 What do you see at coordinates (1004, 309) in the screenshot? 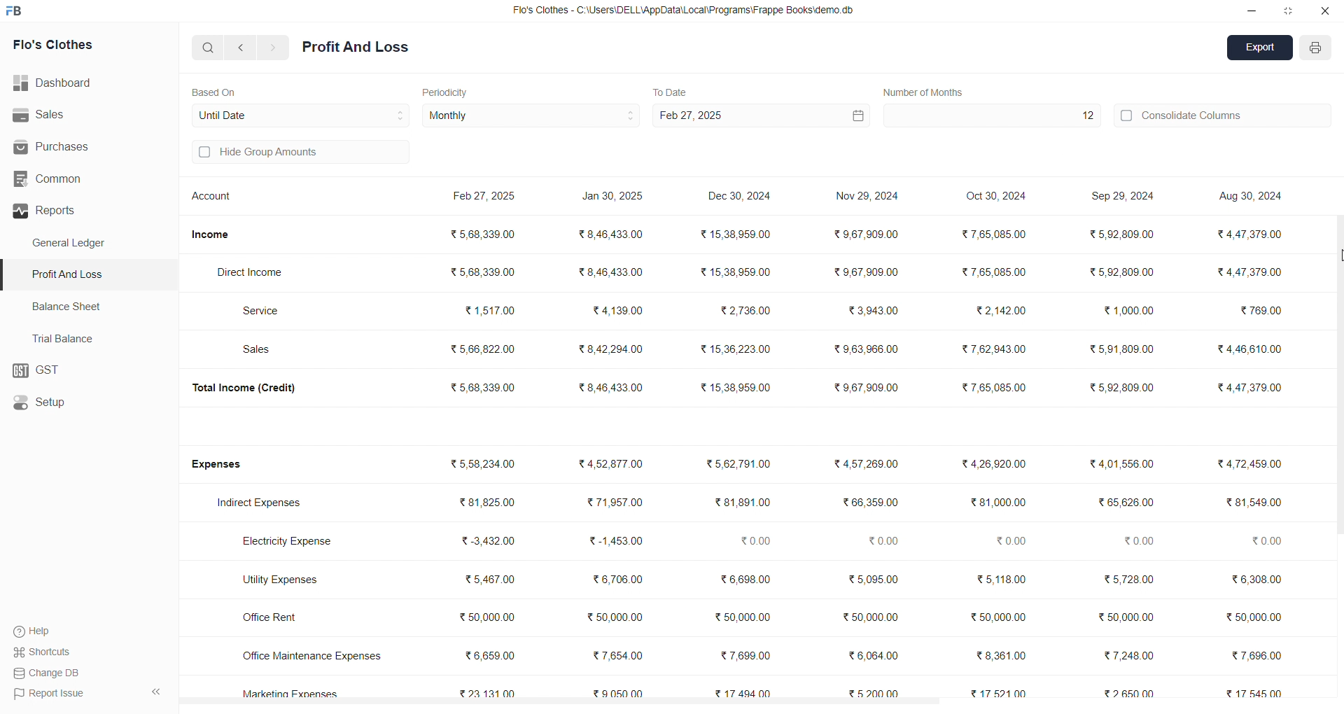
I see `₹2,142.00` at bounding box center [1004, 309].